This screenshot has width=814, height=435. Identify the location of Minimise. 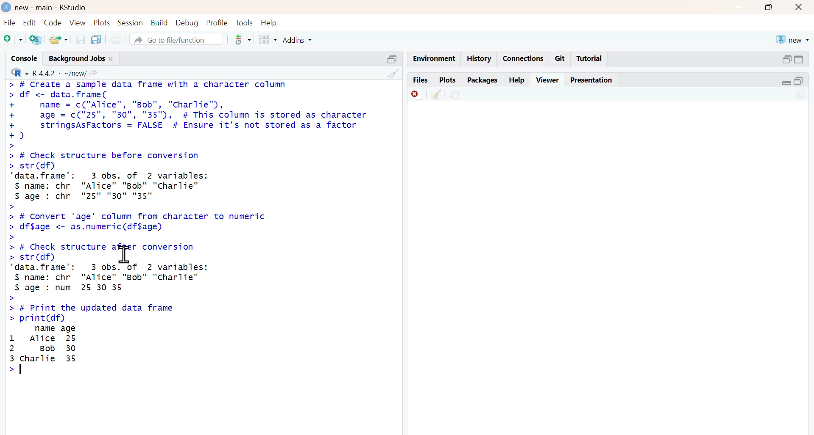
(739, 6).